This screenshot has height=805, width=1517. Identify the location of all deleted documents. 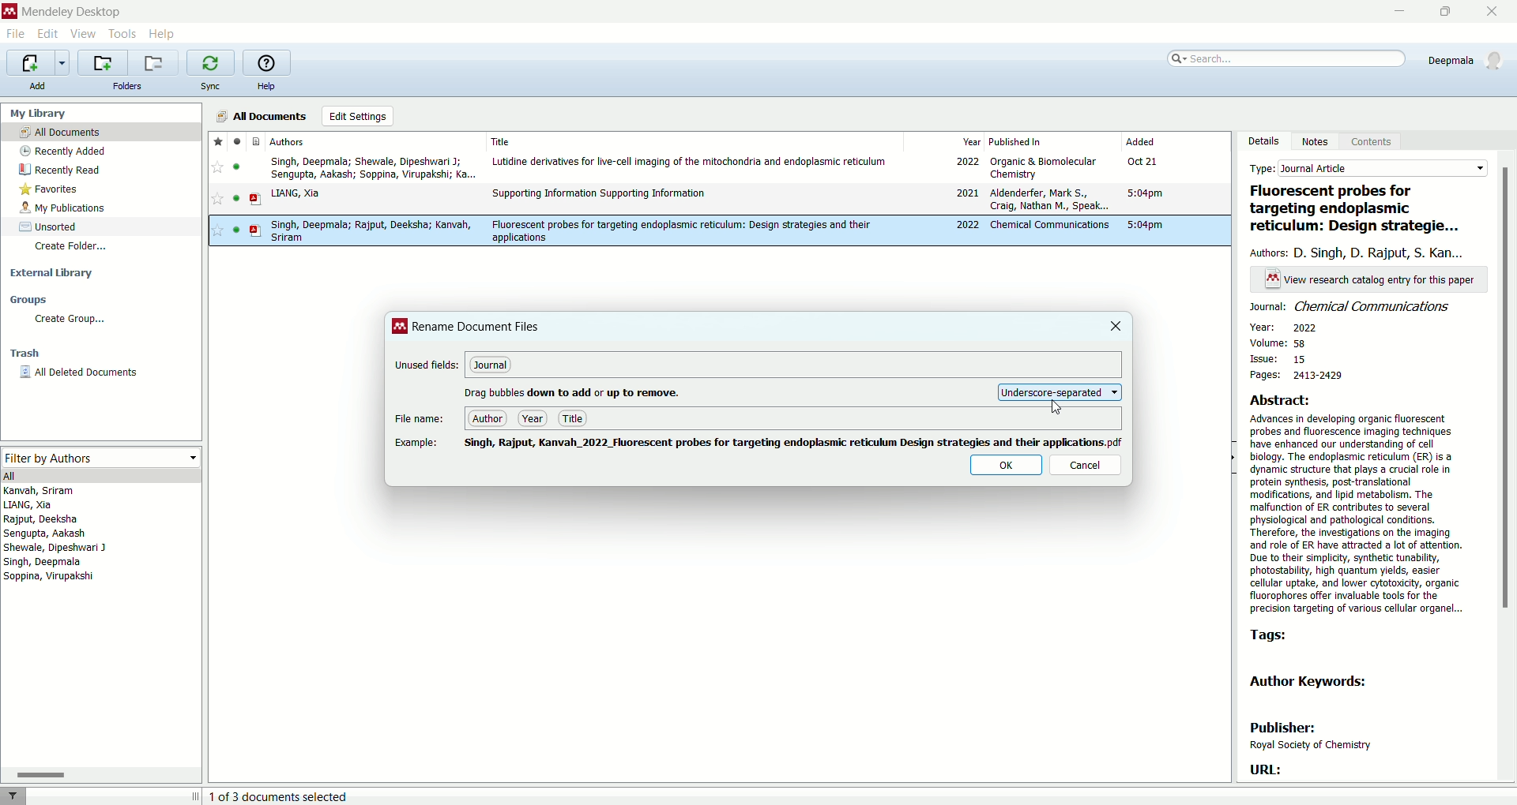
(79, 372).